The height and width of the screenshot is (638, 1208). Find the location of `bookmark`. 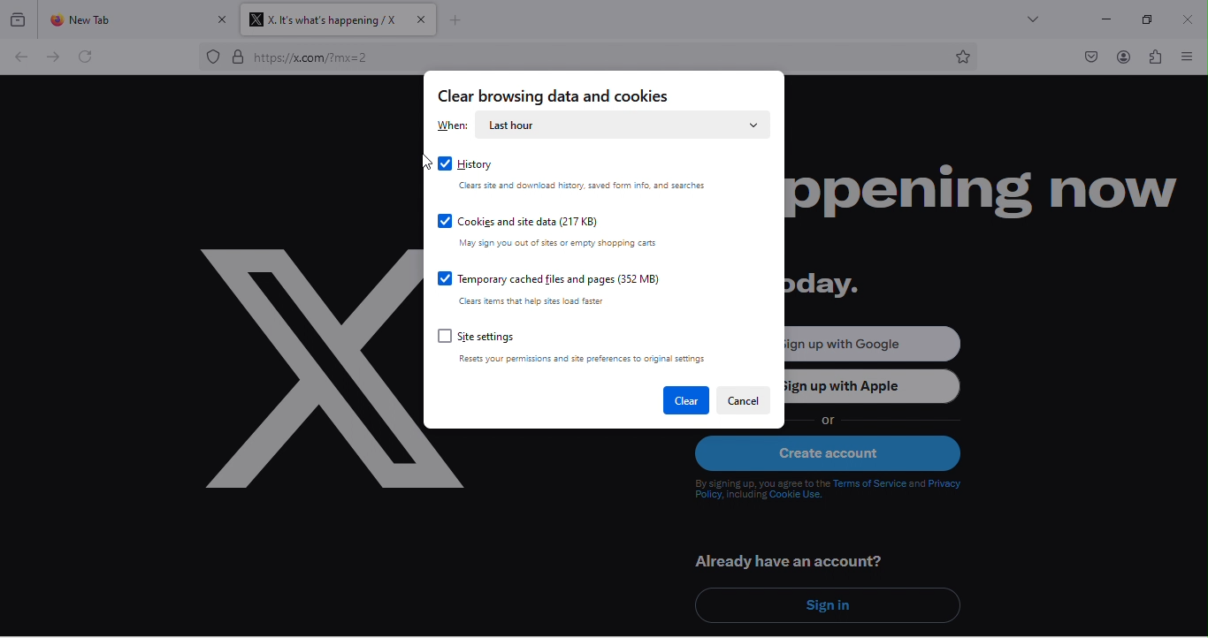

bookmark is located at coordinates (954, 57).